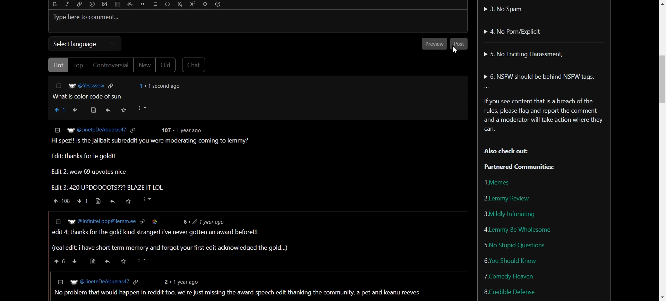 Image resolution: width=666 pixels, height=301 pixels. What do you see at coordinates (130, 4) in the screenshot?
I see `Strikethrough` at bounding box center [130, 4].